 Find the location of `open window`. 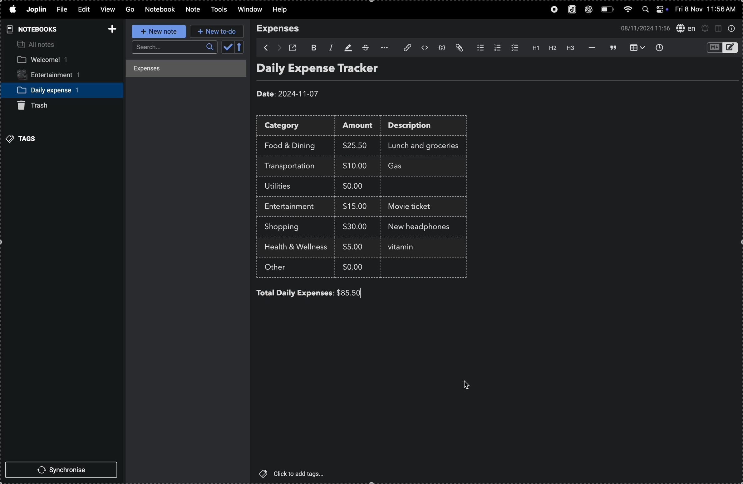

open window is located at coordinates (295, 48).